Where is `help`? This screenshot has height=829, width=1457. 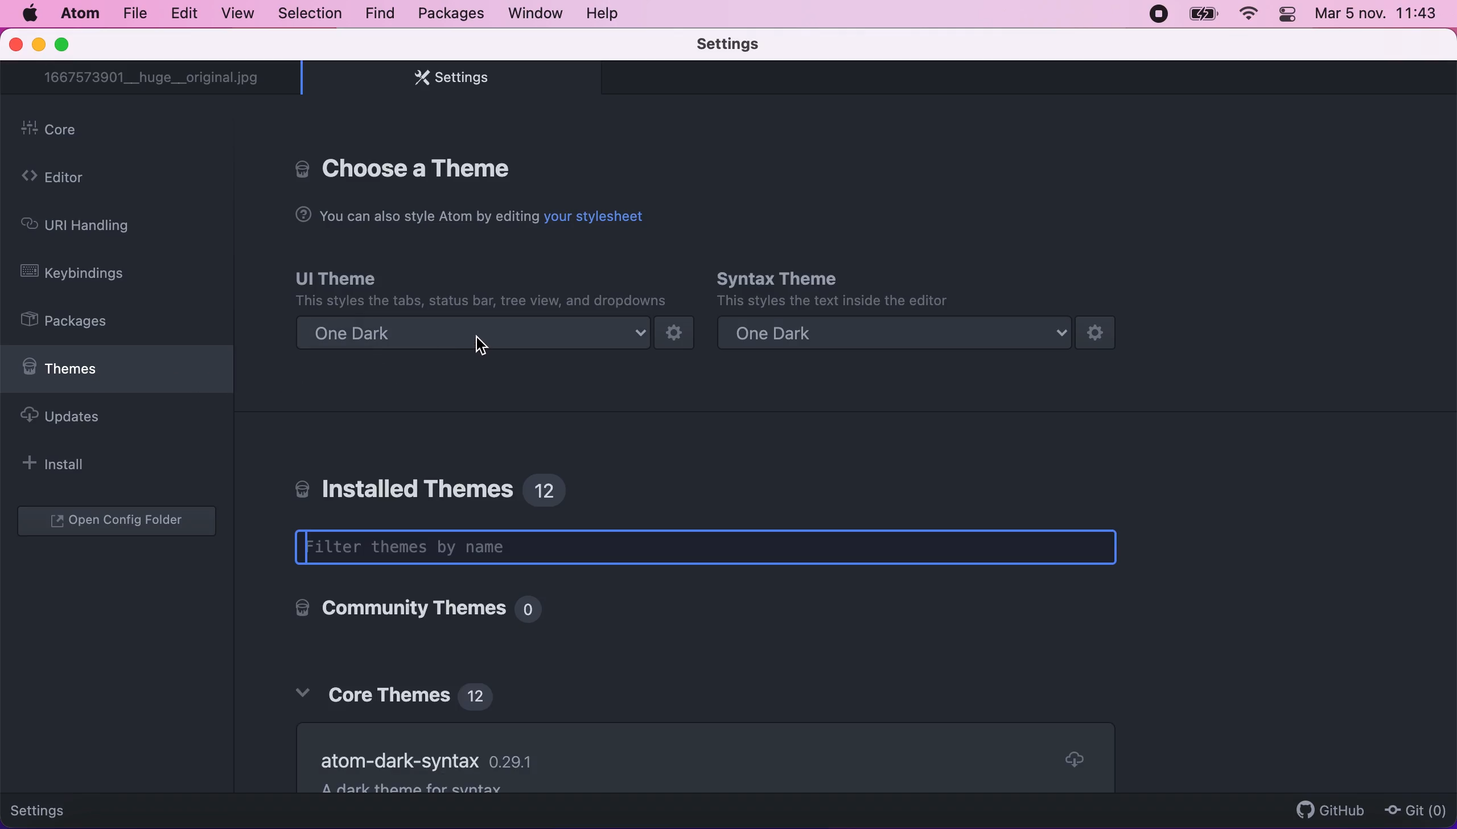
help is located at coordinates (609, 15).